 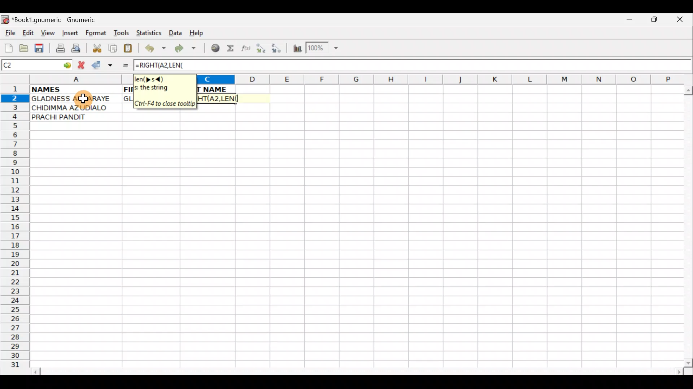 What do you see at coordinates (655, 21) in the screenshot?
I see `Maximize` at bounding box center [655, 21].